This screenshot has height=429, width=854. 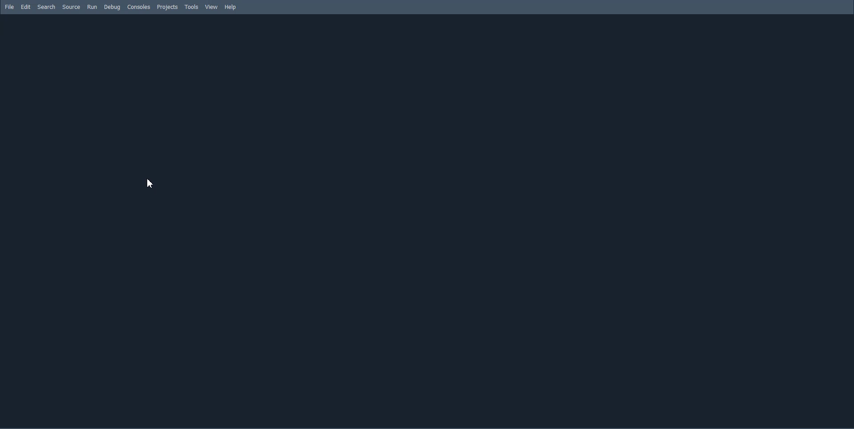 What do you see at coordinates (71, 7) in the screenshot?
I see `Source` at bounding box center [71, 7].